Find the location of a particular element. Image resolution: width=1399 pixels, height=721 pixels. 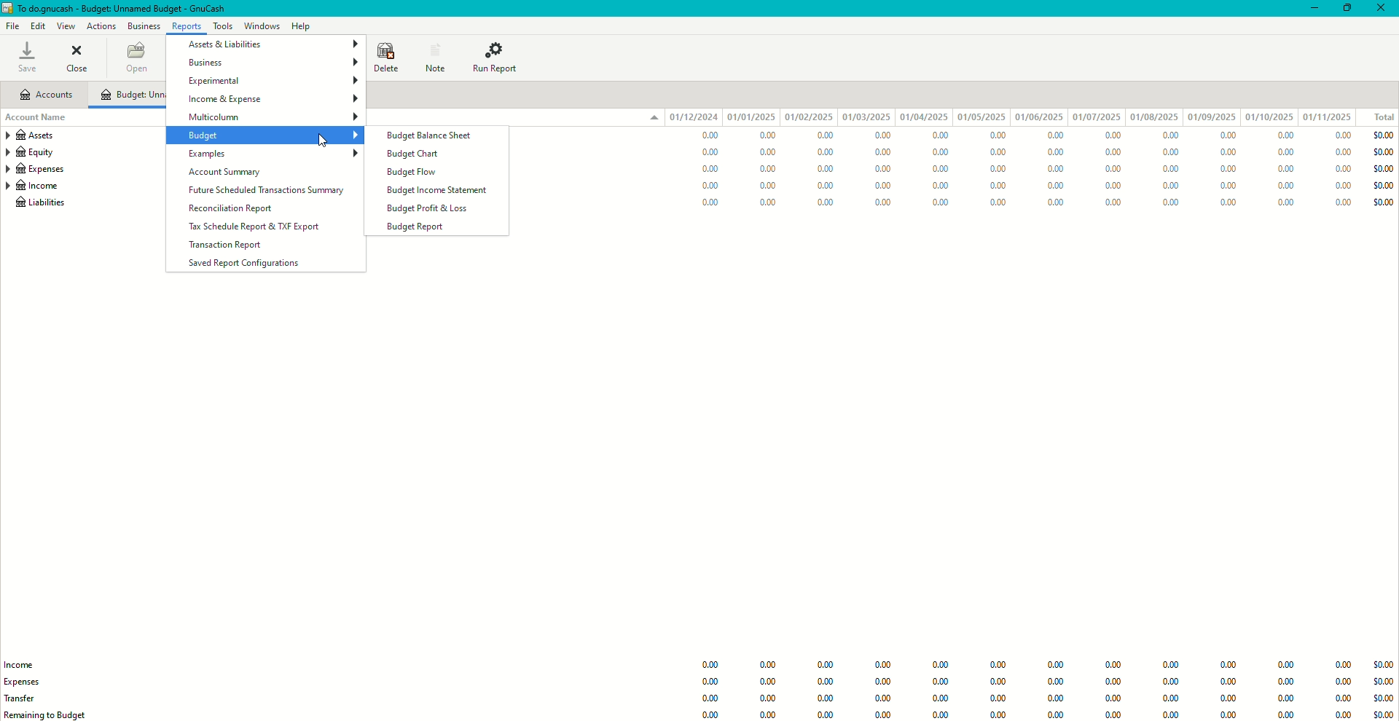

Close is located at coordinates (1383, 9).